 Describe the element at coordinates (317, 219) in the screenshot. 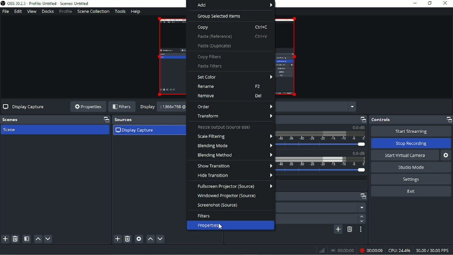

I see `300ms` at that location.